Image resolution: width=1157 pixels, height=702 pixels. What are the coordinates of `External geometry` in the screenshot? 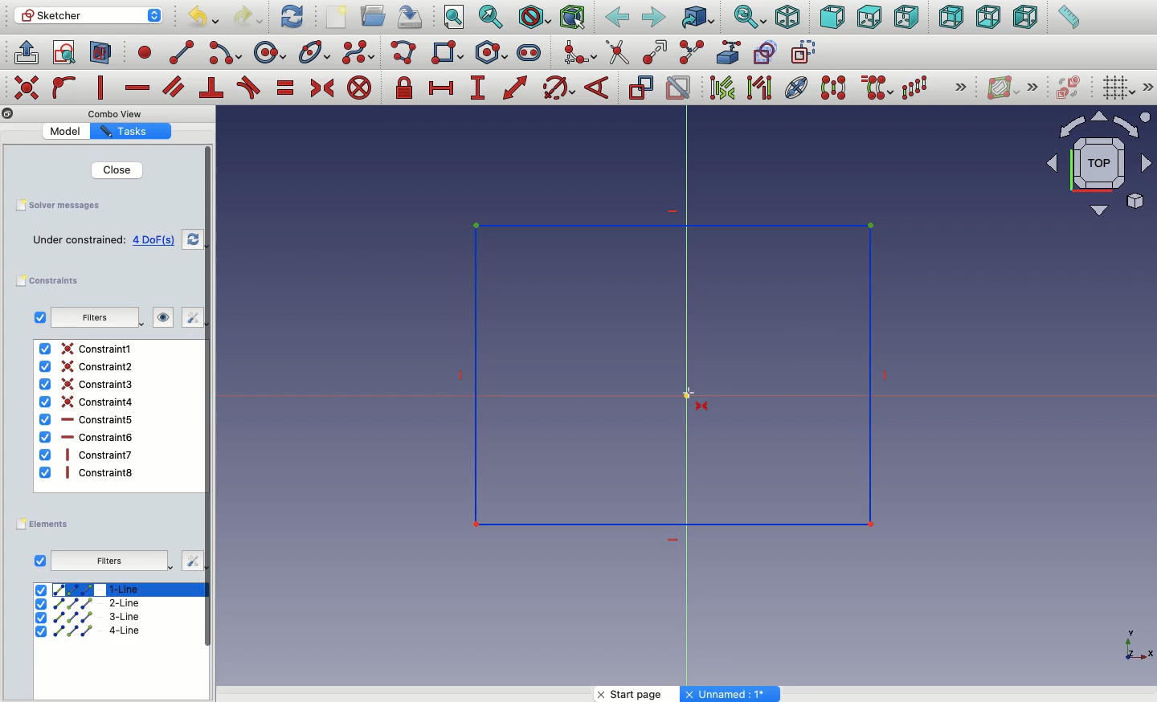 It's located at (727, 52).